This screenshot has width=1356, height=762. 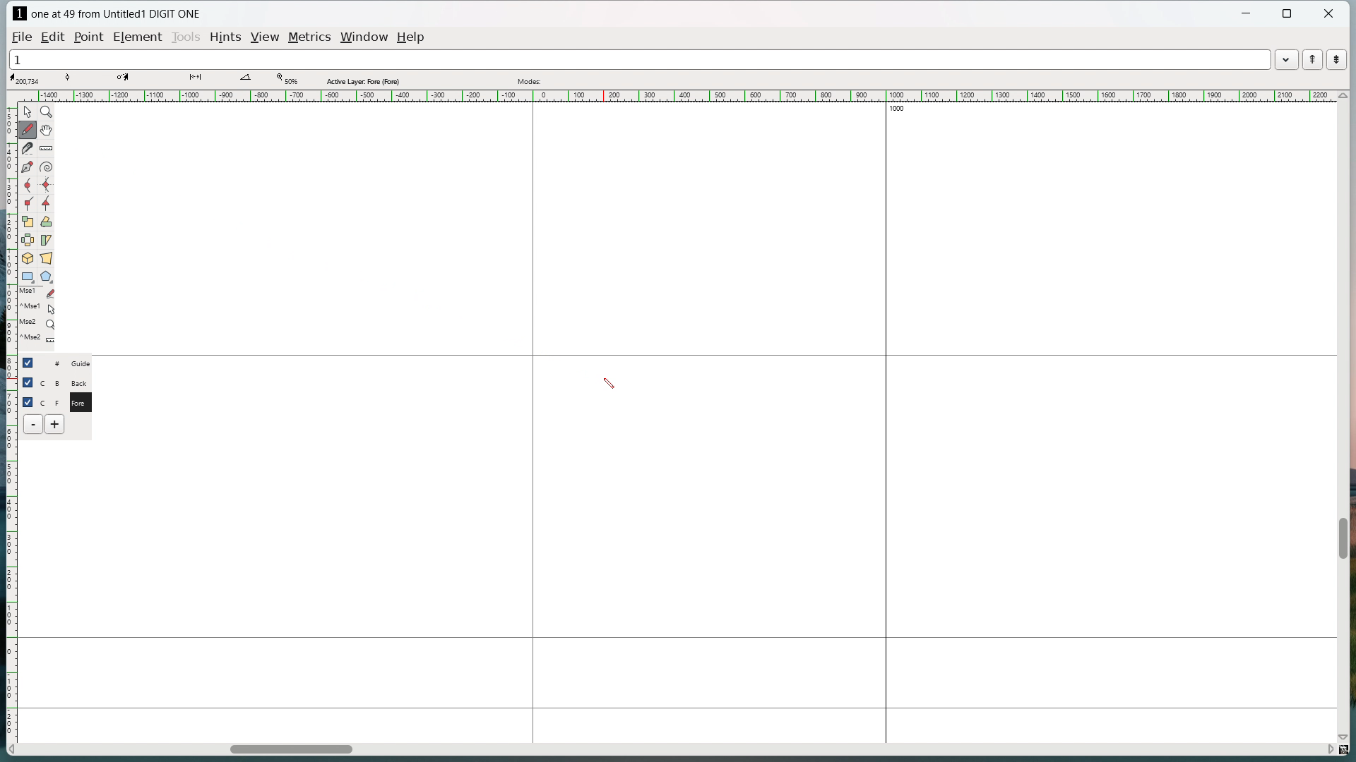 I want to click on rotate selection in 3d and project back to the place, so click(x=28, y=258).